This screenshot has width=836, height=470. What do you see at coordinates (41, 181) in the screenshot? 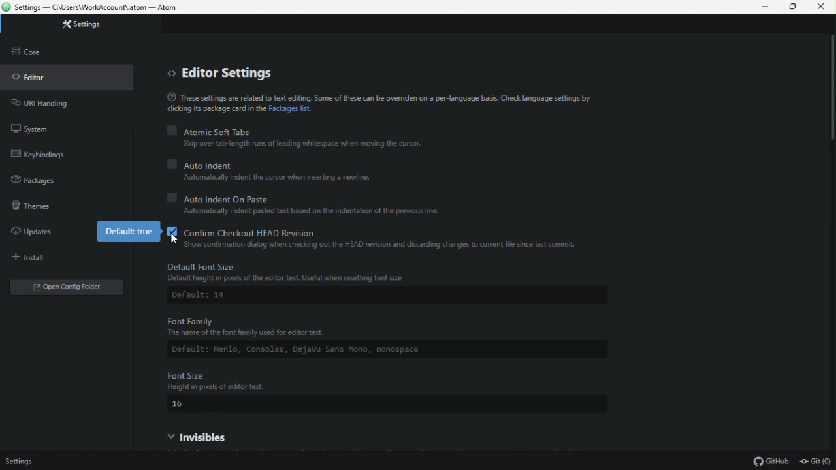
I see `packages` at bounding box center [41, 181].